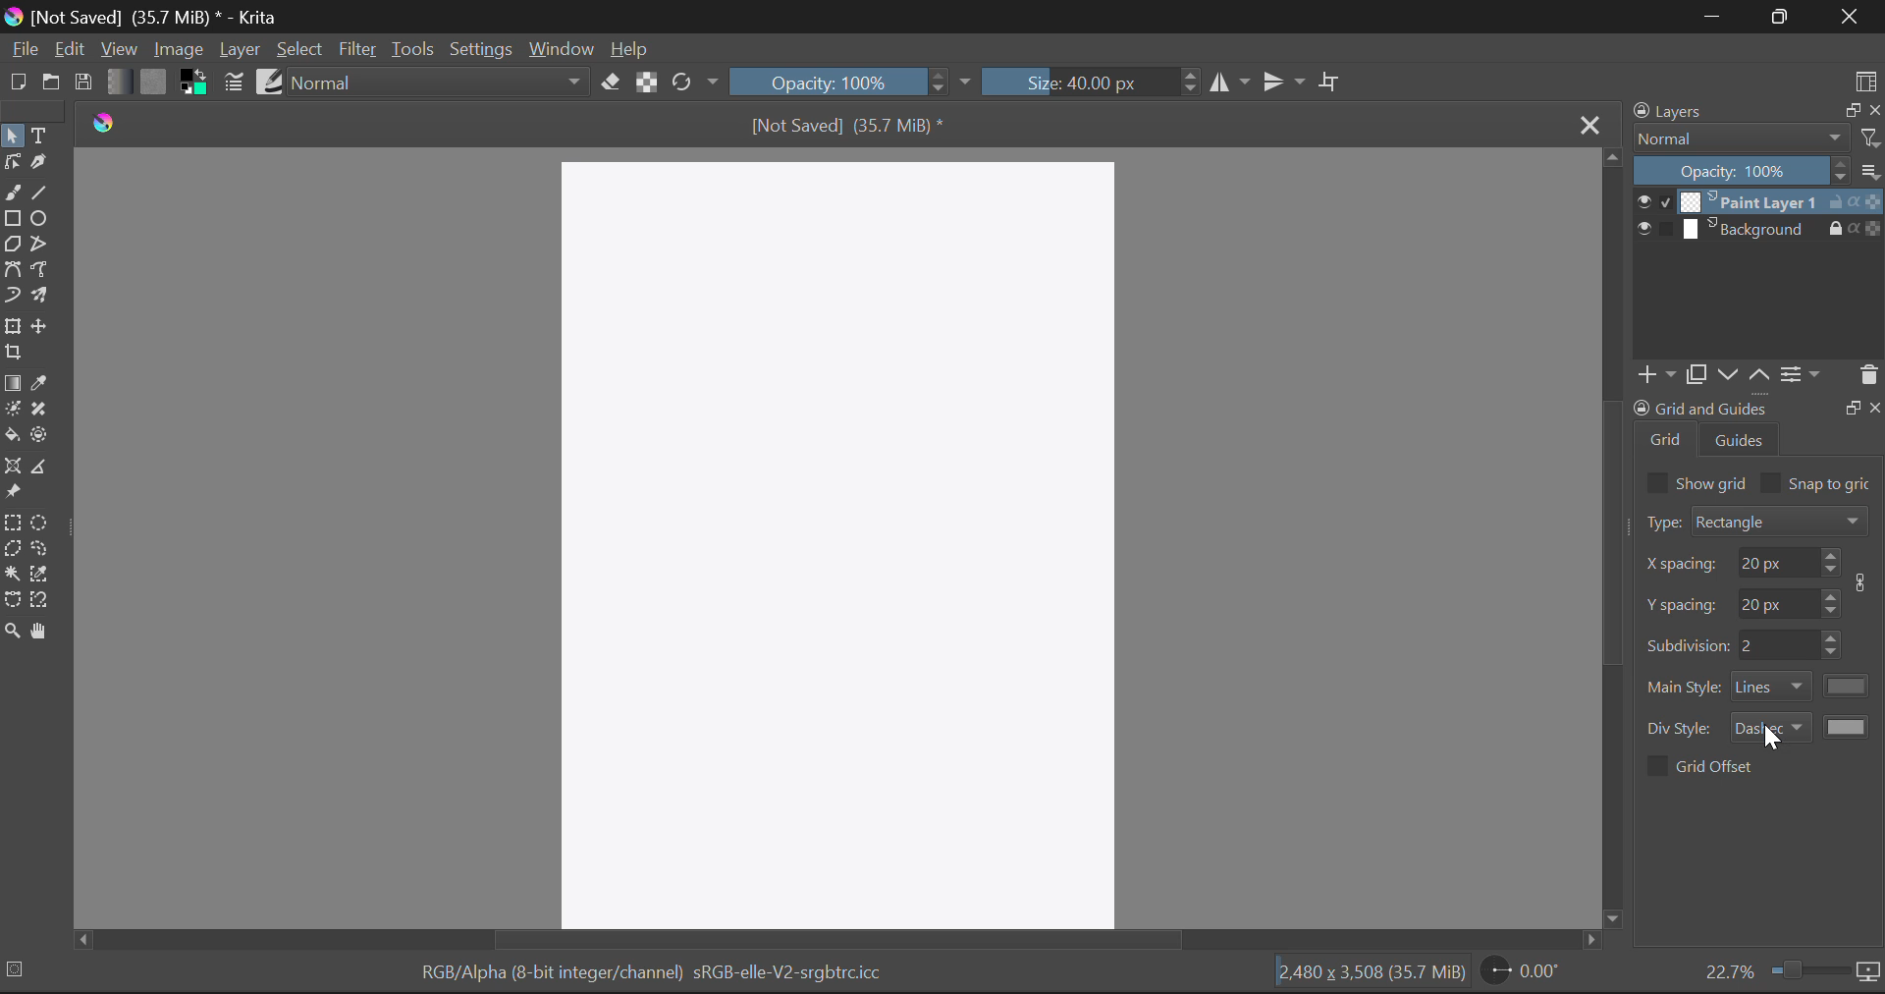 This screenshot has height=994, width=1885. What do you see at coordinates (1777, 645) in the screenshot?
I see `sub division` at bounding box center [1777, 645].